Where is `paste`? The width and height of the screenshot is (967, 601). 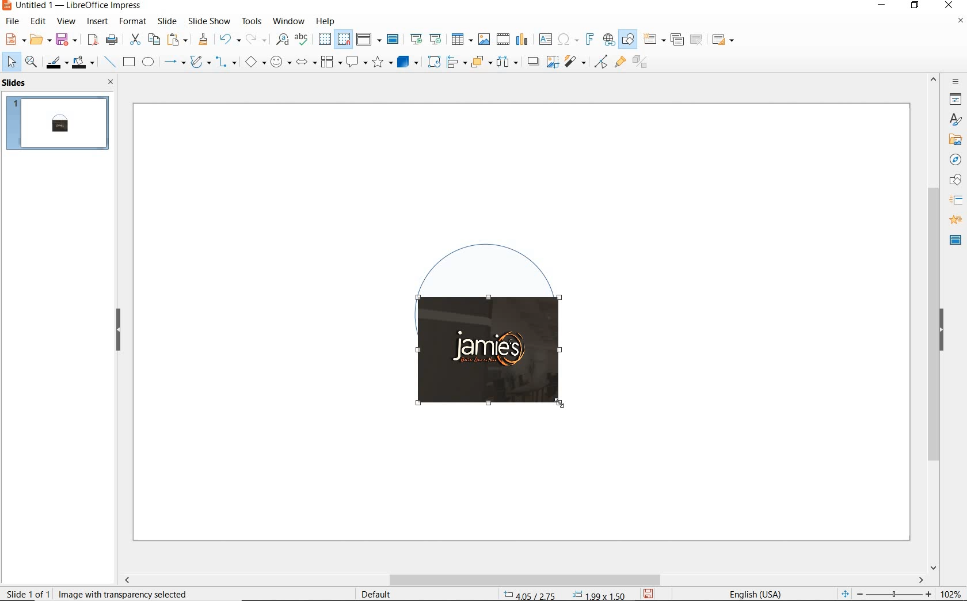
paste is located at coordinates (178, 40).